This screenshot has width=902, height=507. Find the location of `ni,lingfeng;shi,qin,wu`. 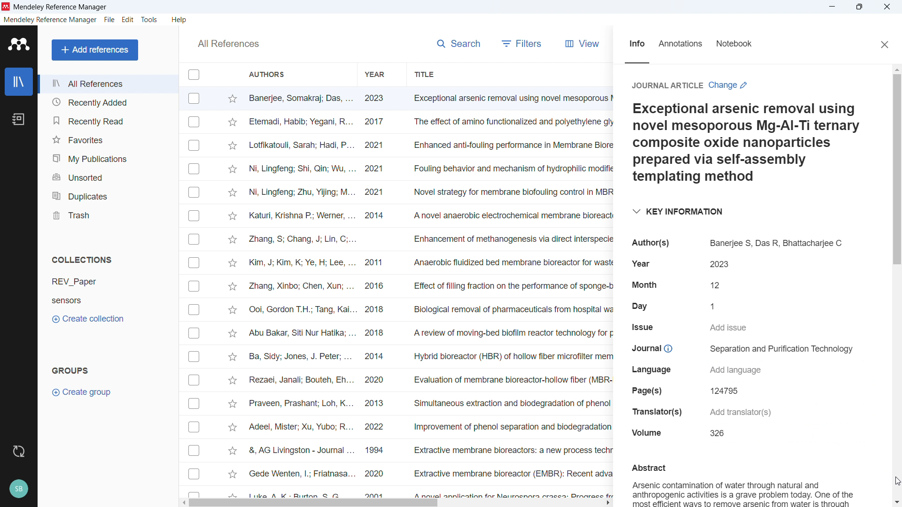

ni,lingfeng;shi,qin,wu is located at coordinates (303, 168).